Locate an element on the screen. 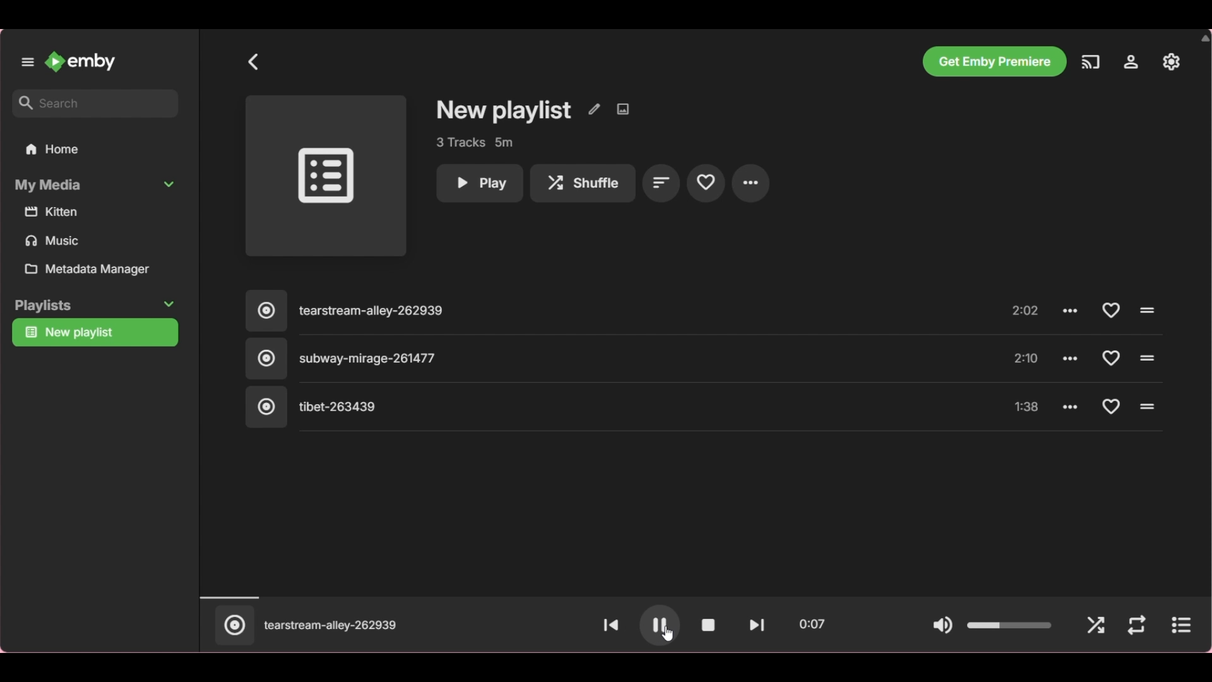  Type in search is located at coordinates (95, 104).